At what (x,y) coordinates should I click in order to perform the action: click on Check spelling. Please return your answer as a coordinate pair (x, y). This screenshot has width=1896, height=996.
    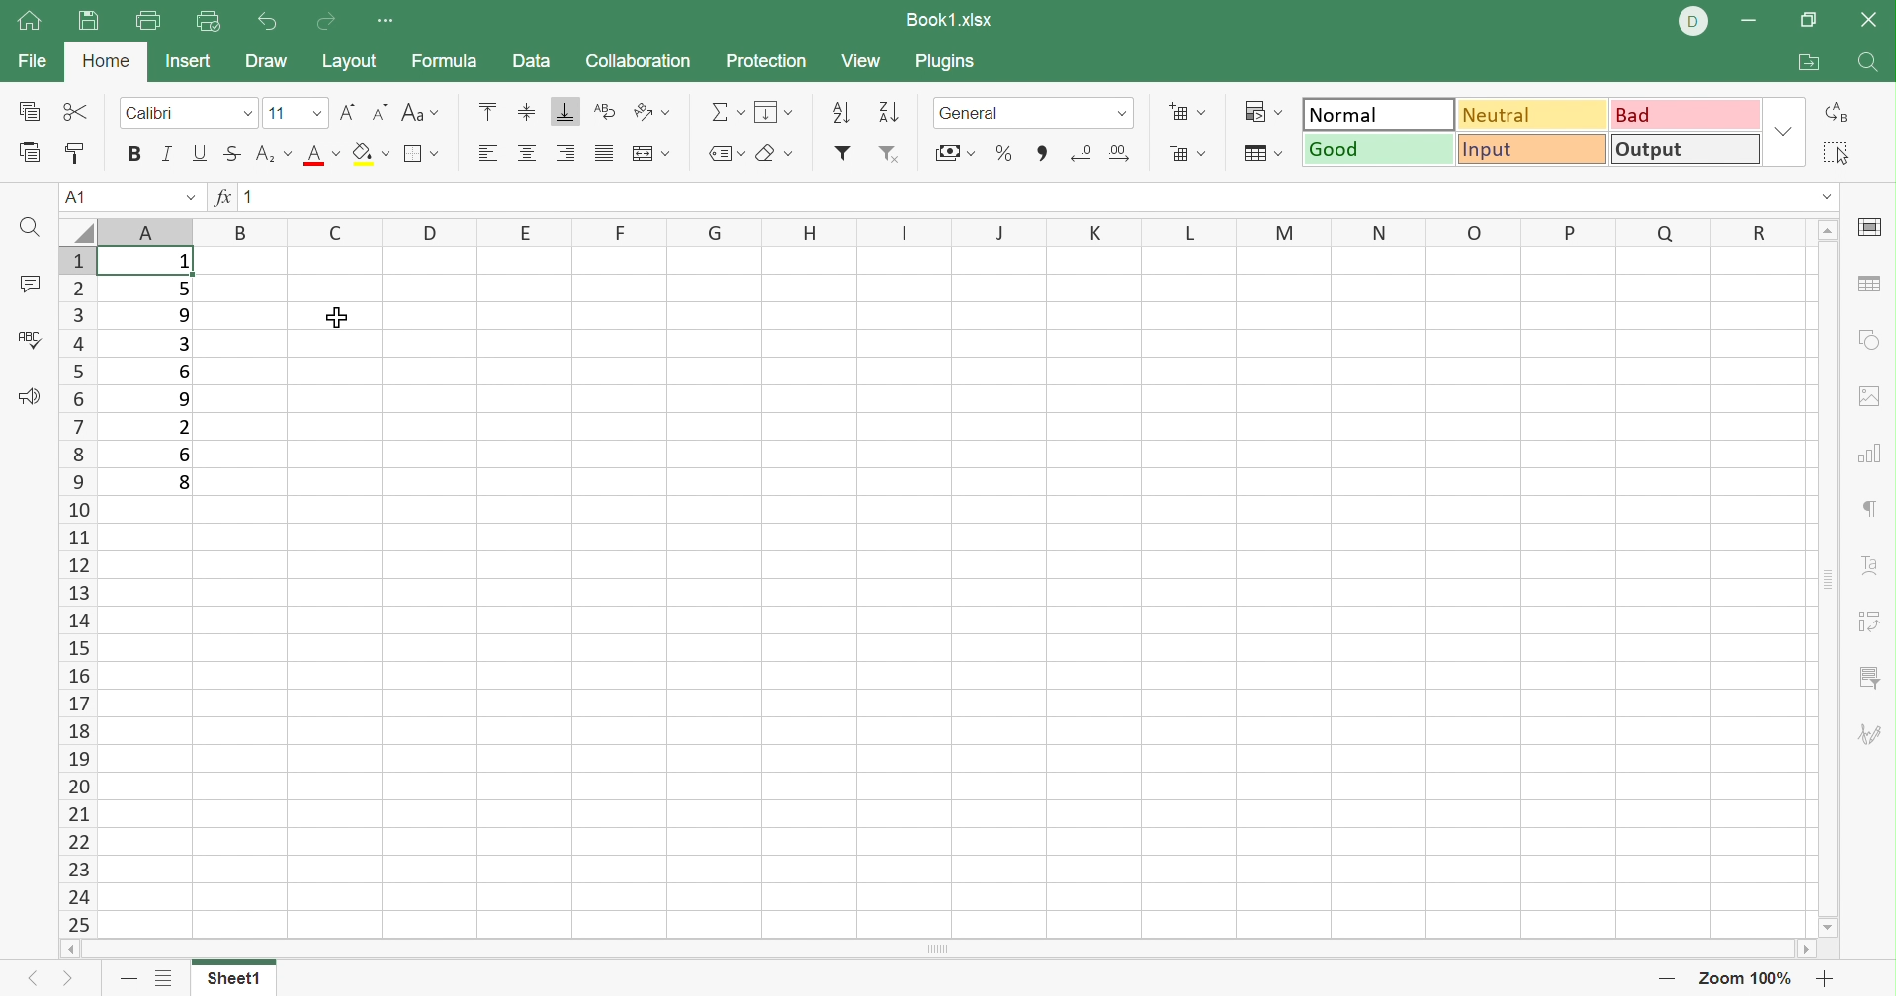
    Looking at the image, I should click on (31, 344).